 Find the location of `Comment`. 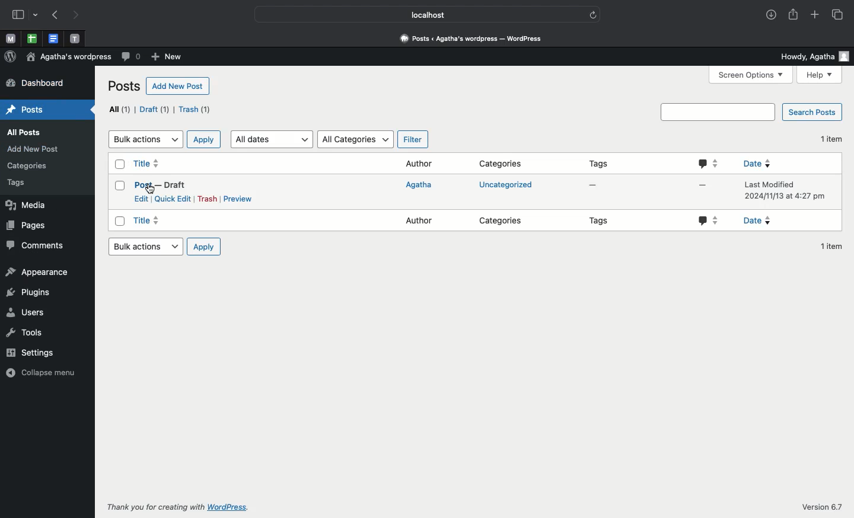

Comment is located at coordinates (709, 164).